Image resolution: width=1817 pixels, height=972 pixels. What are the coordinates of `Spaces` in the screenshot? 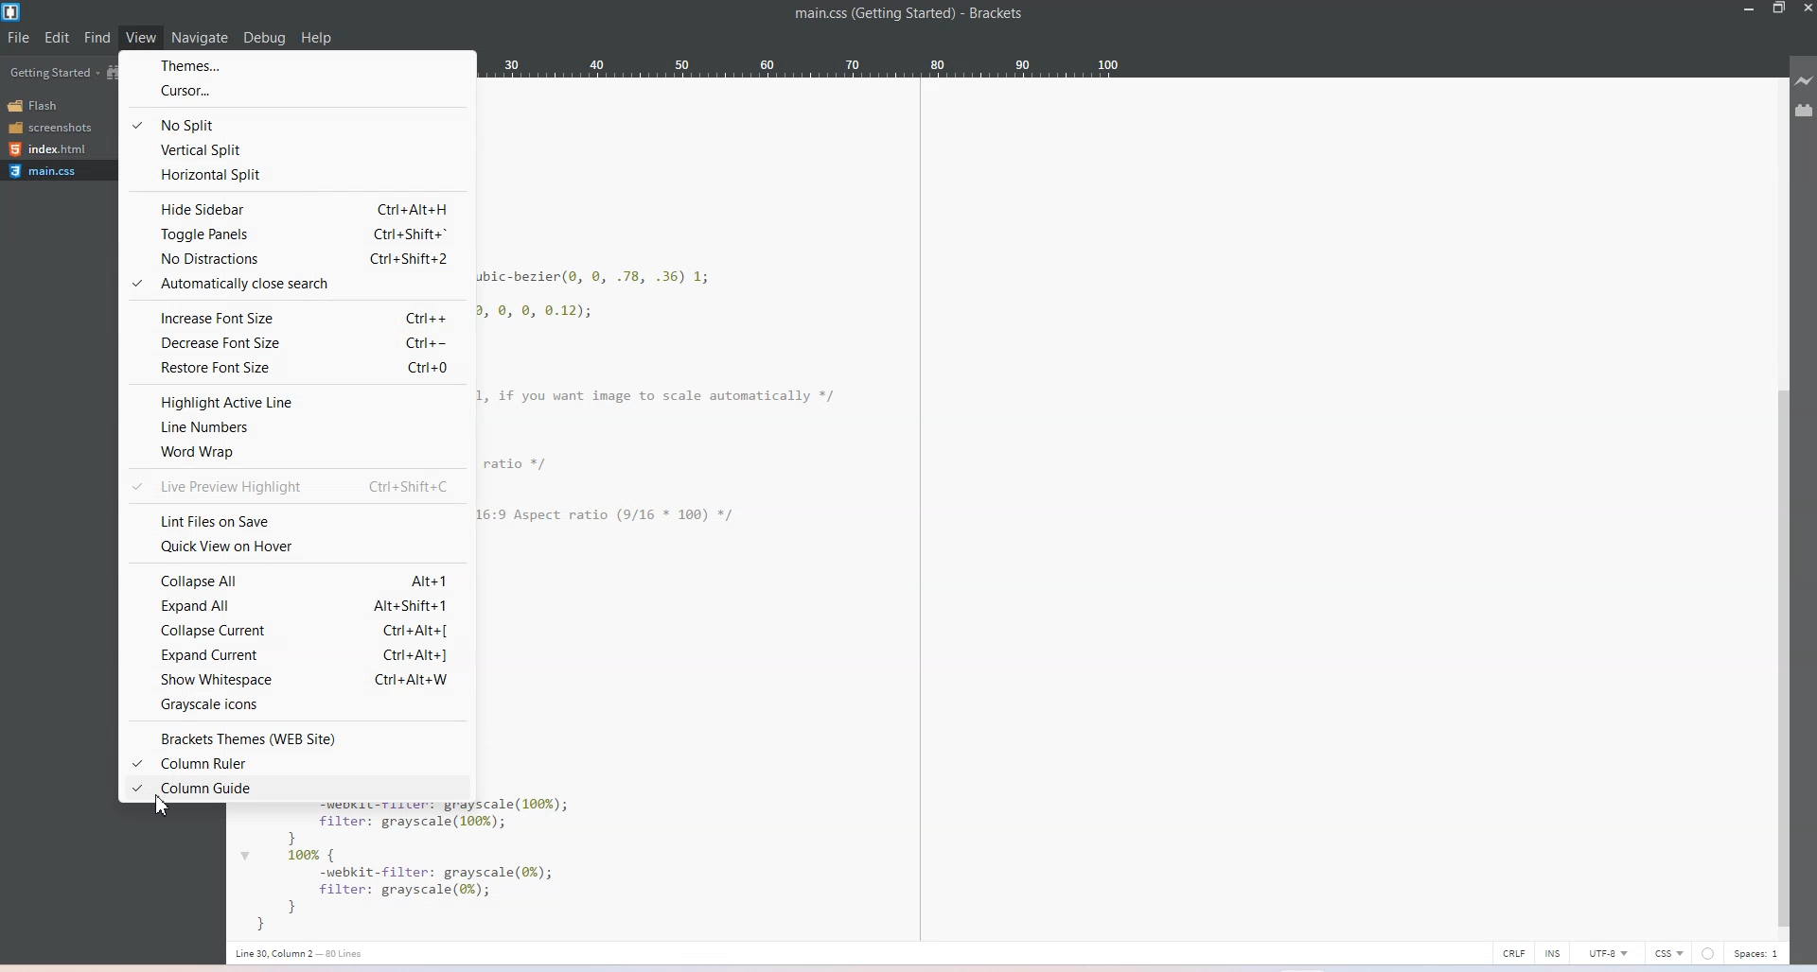 It's located at (1761, 954).